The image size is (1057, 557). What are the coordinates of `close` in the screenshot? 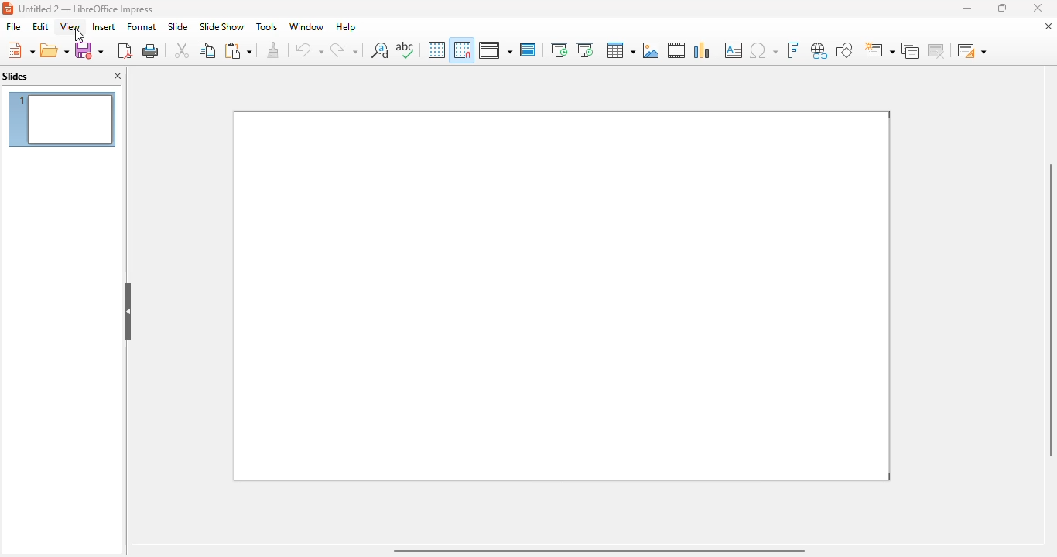 It's located at (1038, 8).